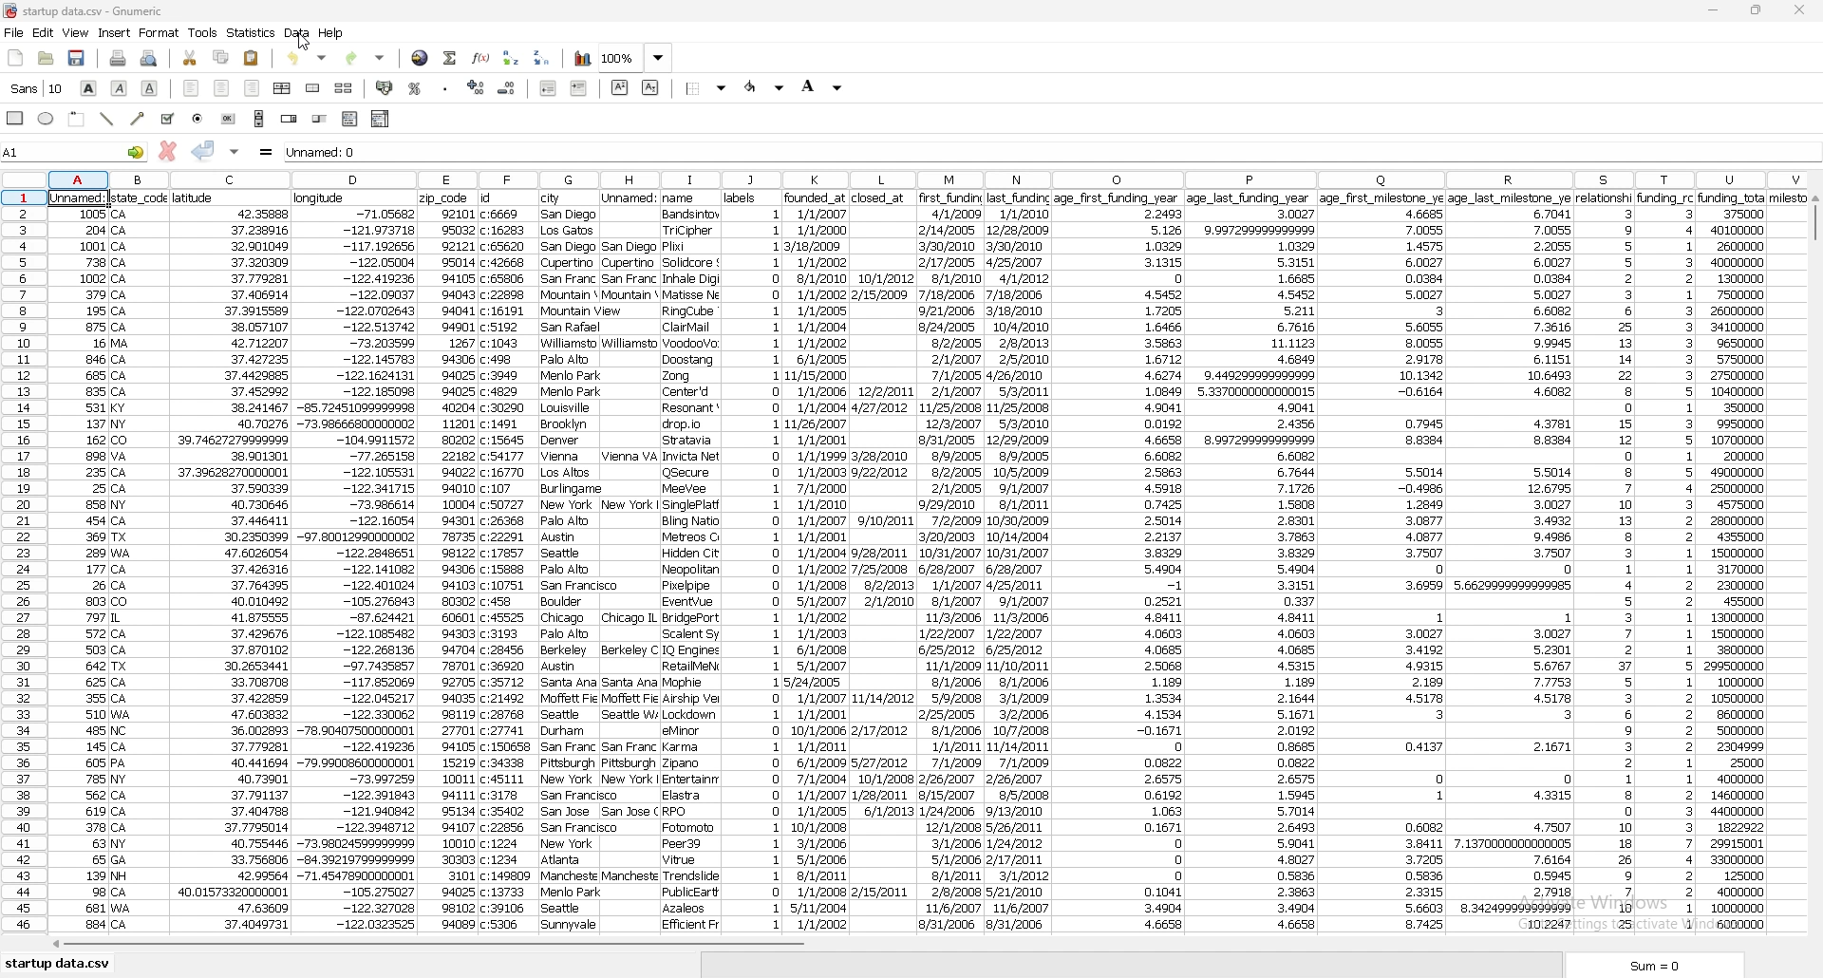 The image size is (1823, 978). Describe the element at coordinates (1606, 564) in the screenshot. I see `data` at that location.